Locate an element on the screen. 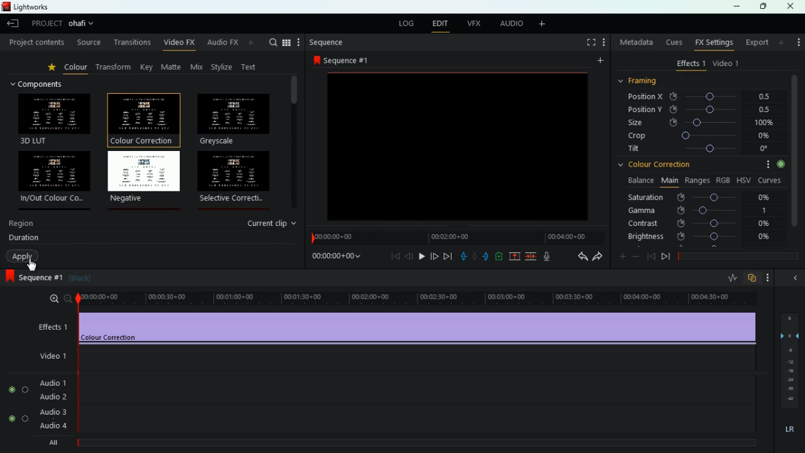 The width and height of the screenshot is (805, 453). sequence is located at coordinates (345, 60).